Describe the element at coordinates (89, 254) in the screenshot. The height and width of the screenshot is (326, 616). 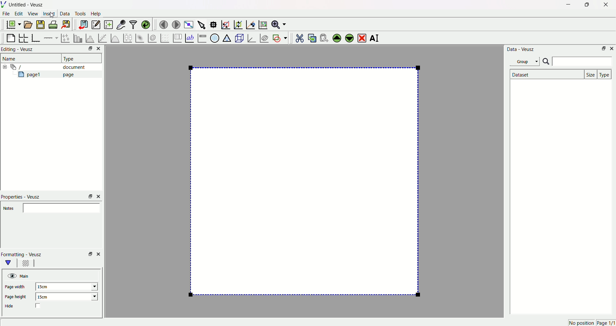
I see `minimise` at that location.